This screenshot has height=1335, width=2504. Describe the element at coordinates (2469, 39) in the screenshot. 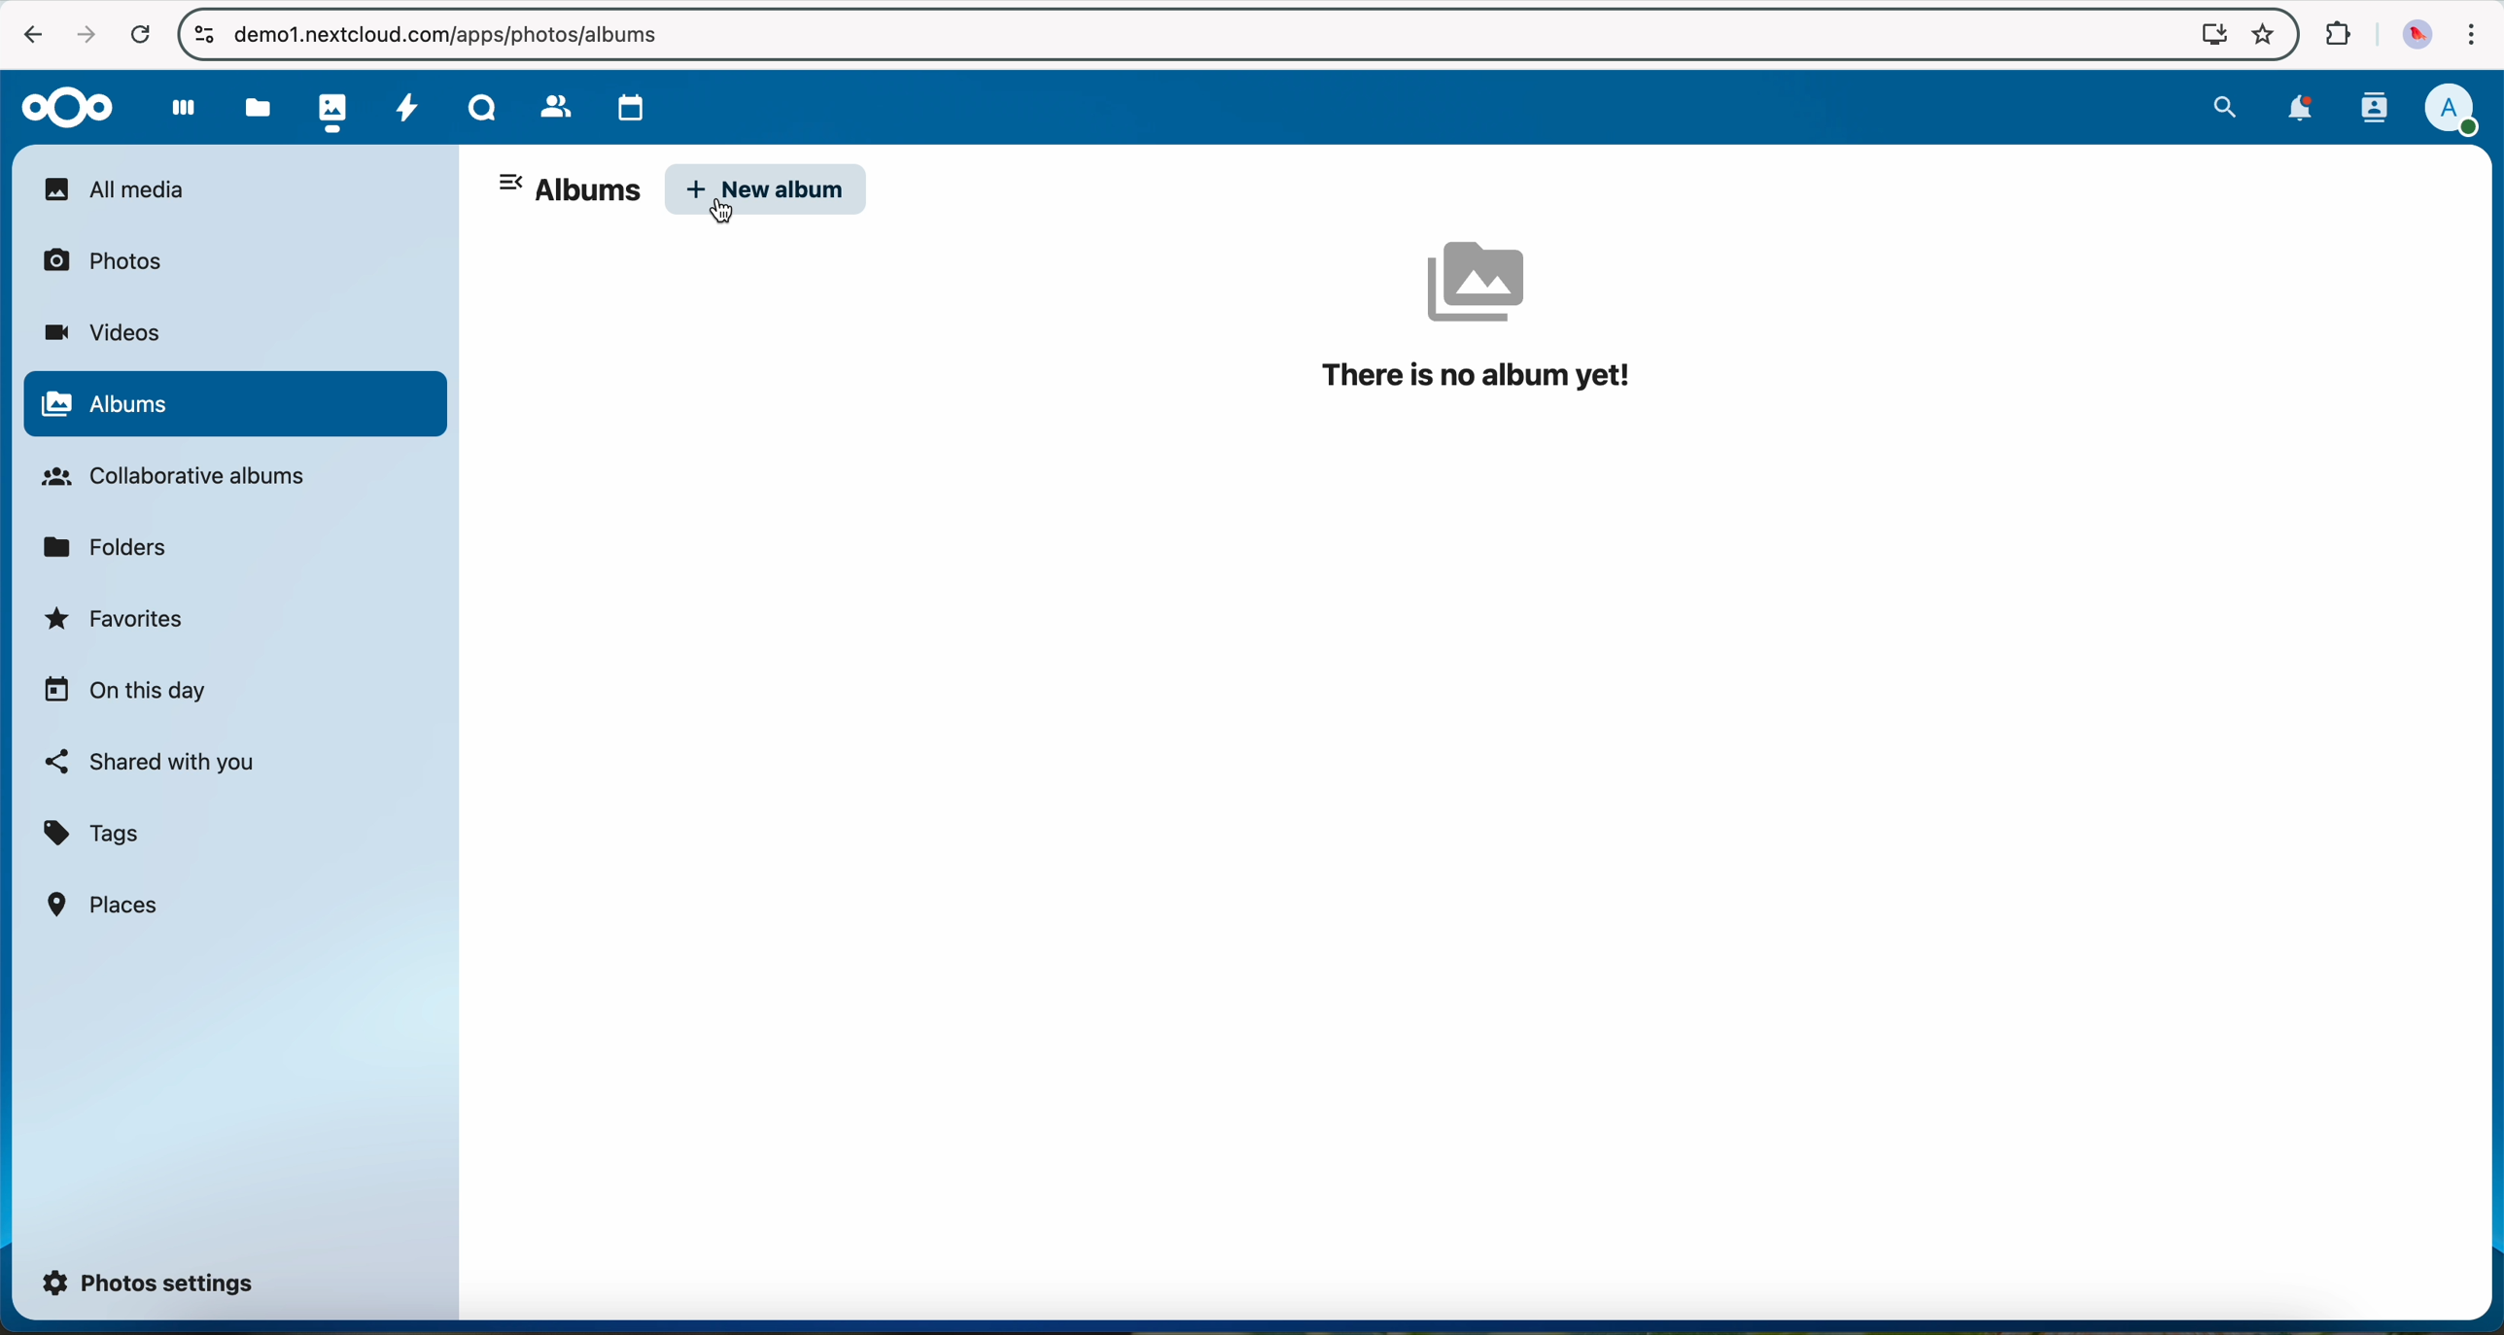

I see `customize and control Google Chrome` at that location.